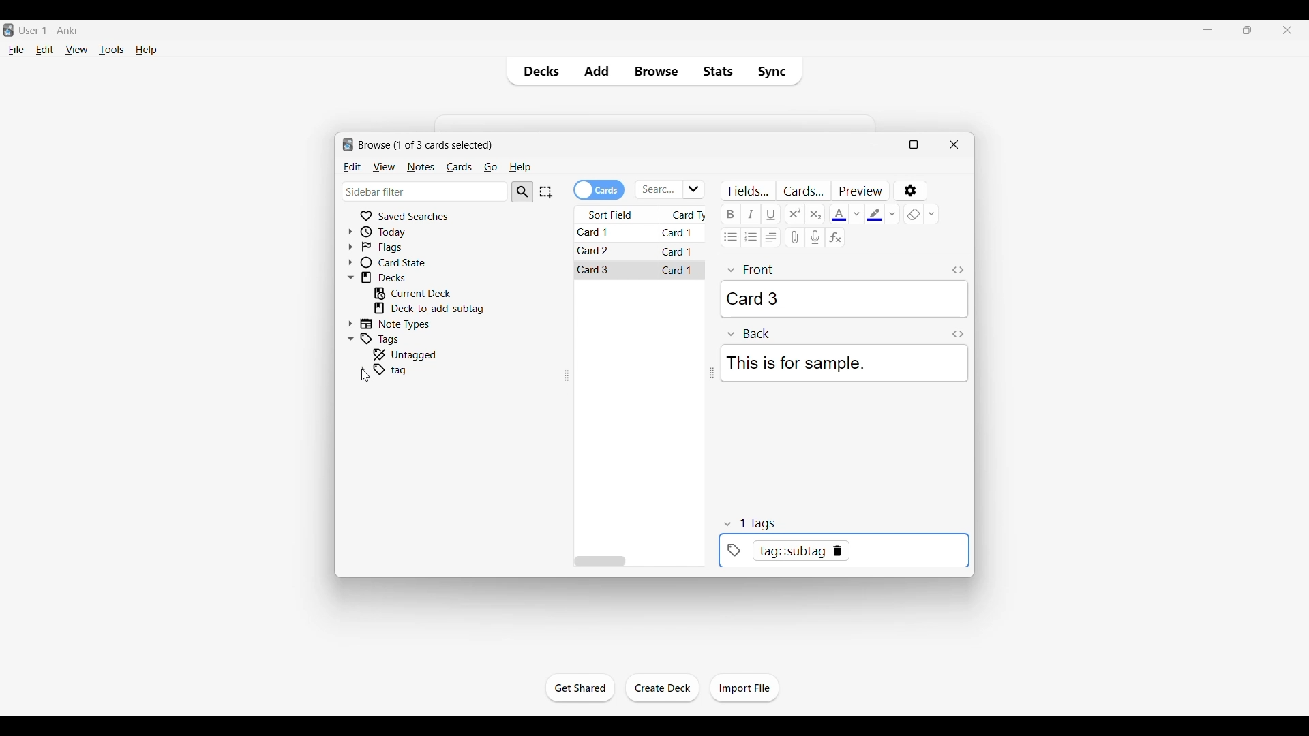 This screenshot has height=736, width=1309. What do you see at coordinates (841, 552) in the screenshot?
I see `tag::subtag` at bounding box center [841, 552].